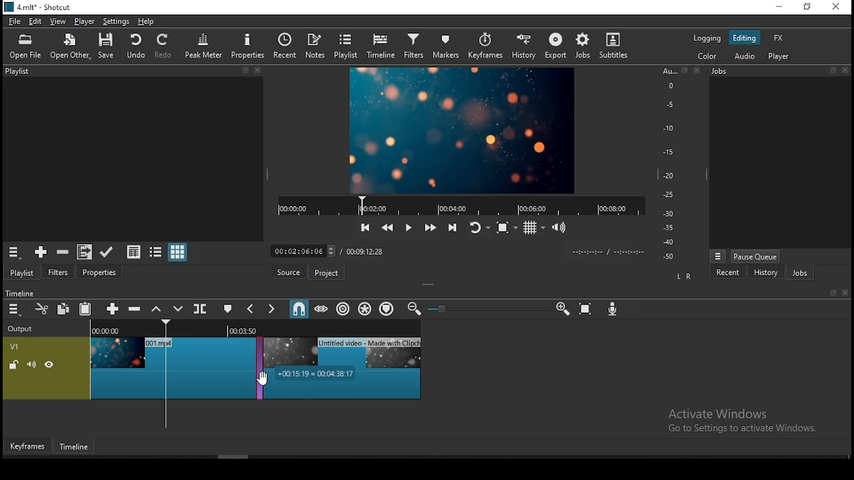  I want to click on close window, so click(837, 7).